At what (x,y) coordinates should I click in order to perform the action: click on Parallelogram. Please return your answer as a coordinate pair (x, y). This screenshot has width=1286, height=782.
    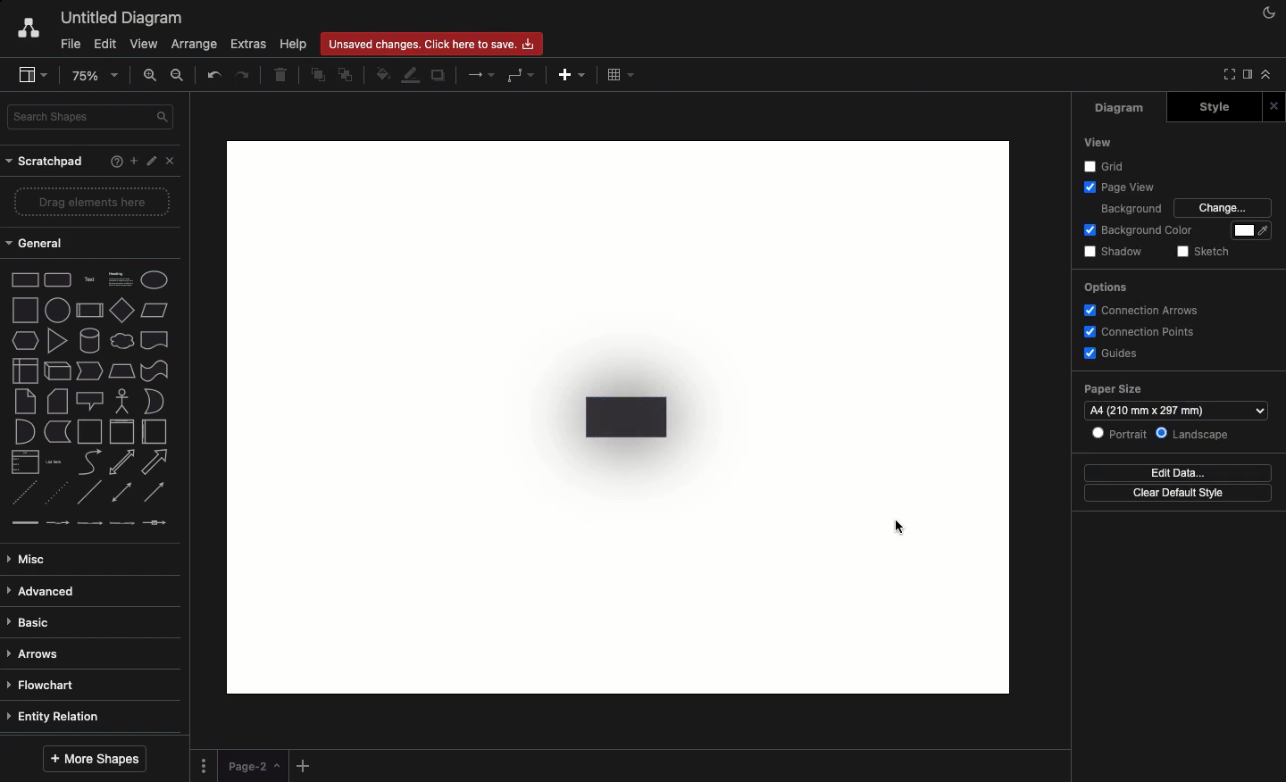
    Looking at the image, I should click on (153, 309).